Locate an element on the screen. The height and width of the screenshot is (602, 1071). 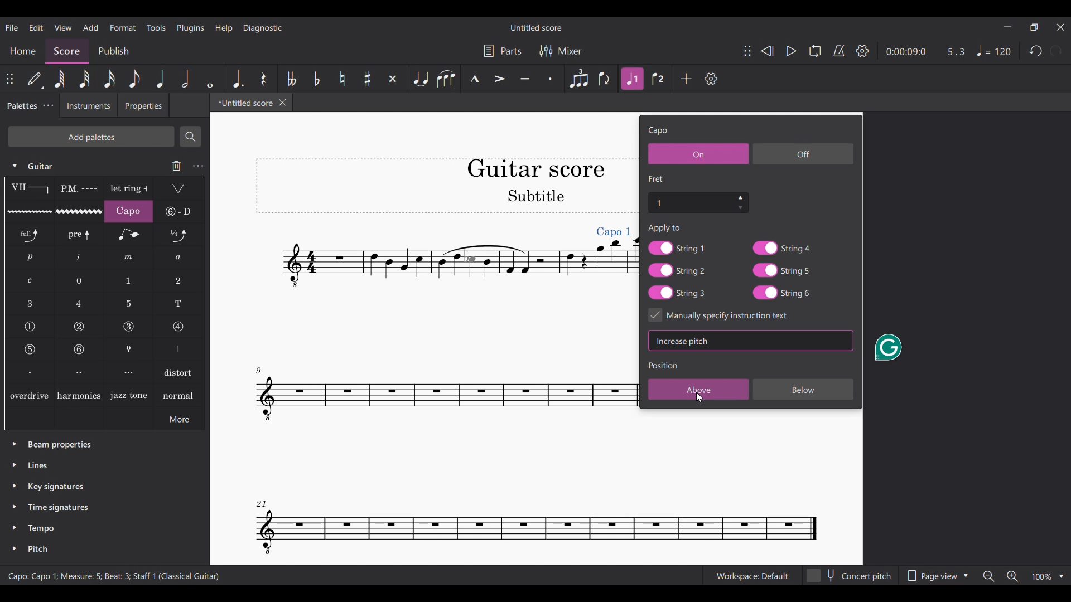
String number 3 is located at coordinates (129, 327).